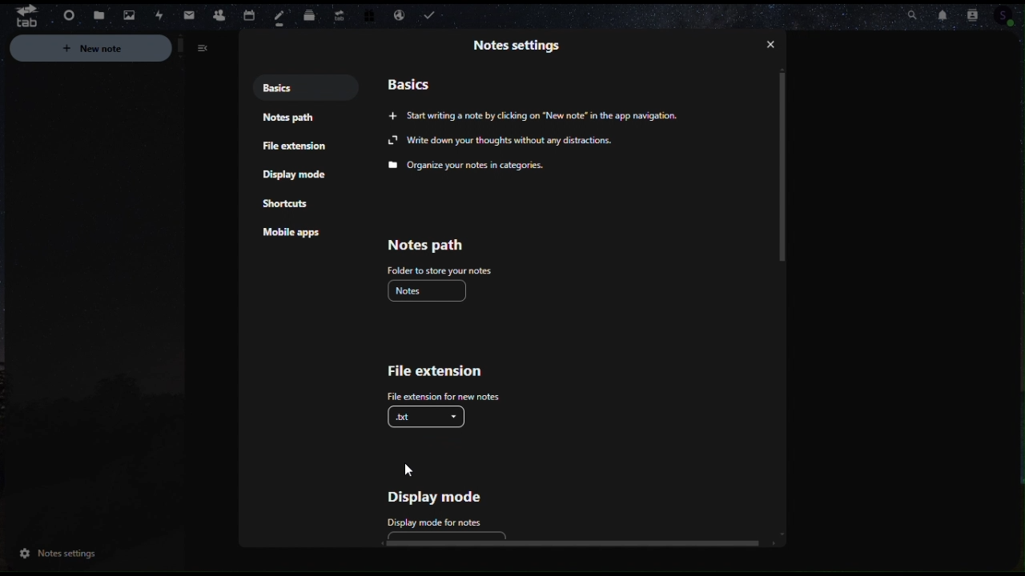 The height and width of the screenshot is (576, 1025). I want to click on Free trial, so click(368, 16).